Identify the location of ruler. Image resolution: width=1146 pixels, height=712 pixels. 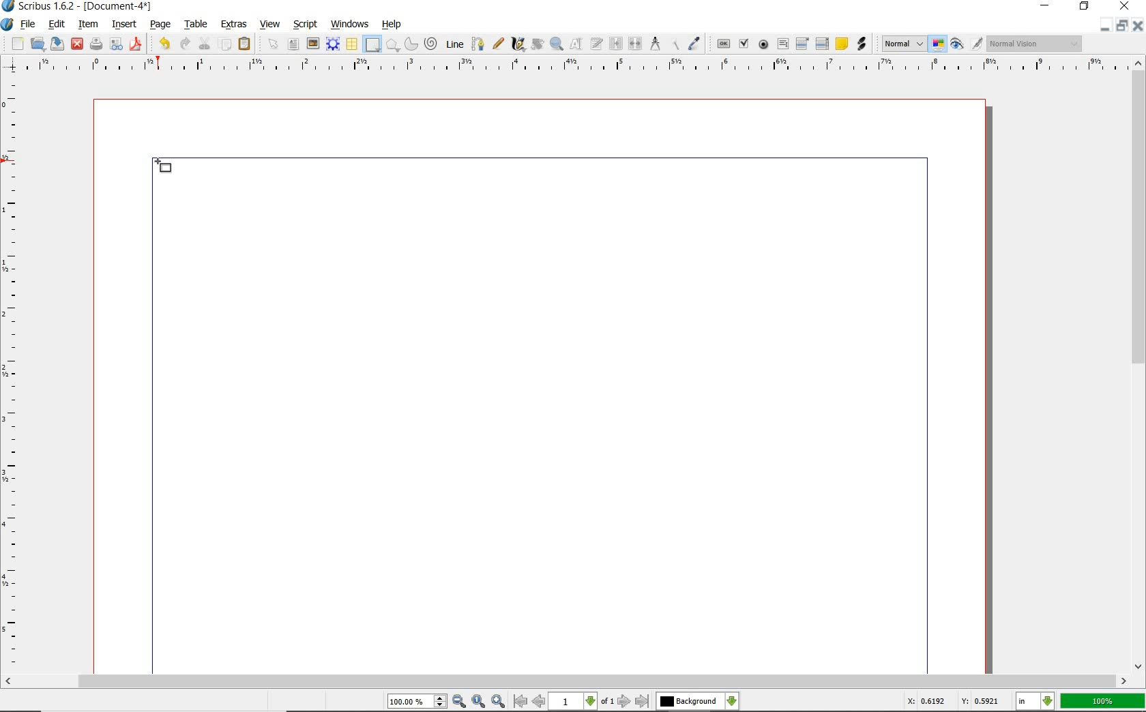
(575, 65).